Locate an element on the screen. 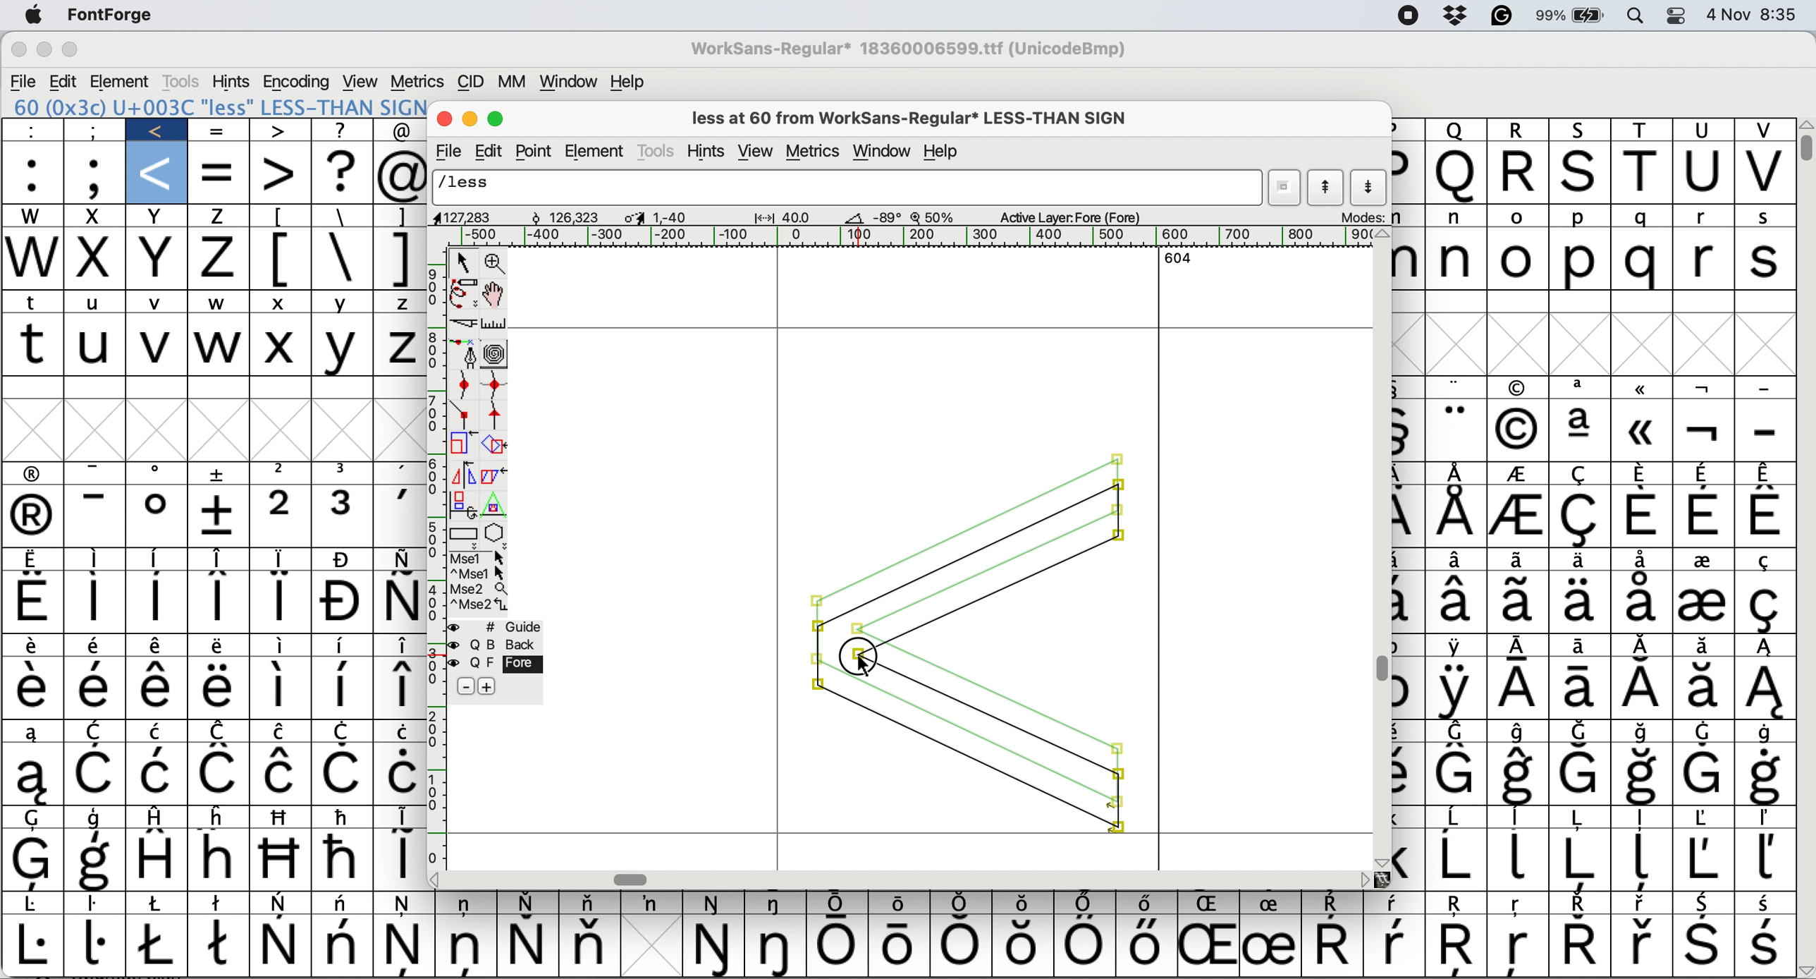 The image size is (1816, 979). \ is located at coordinates (342, 215).